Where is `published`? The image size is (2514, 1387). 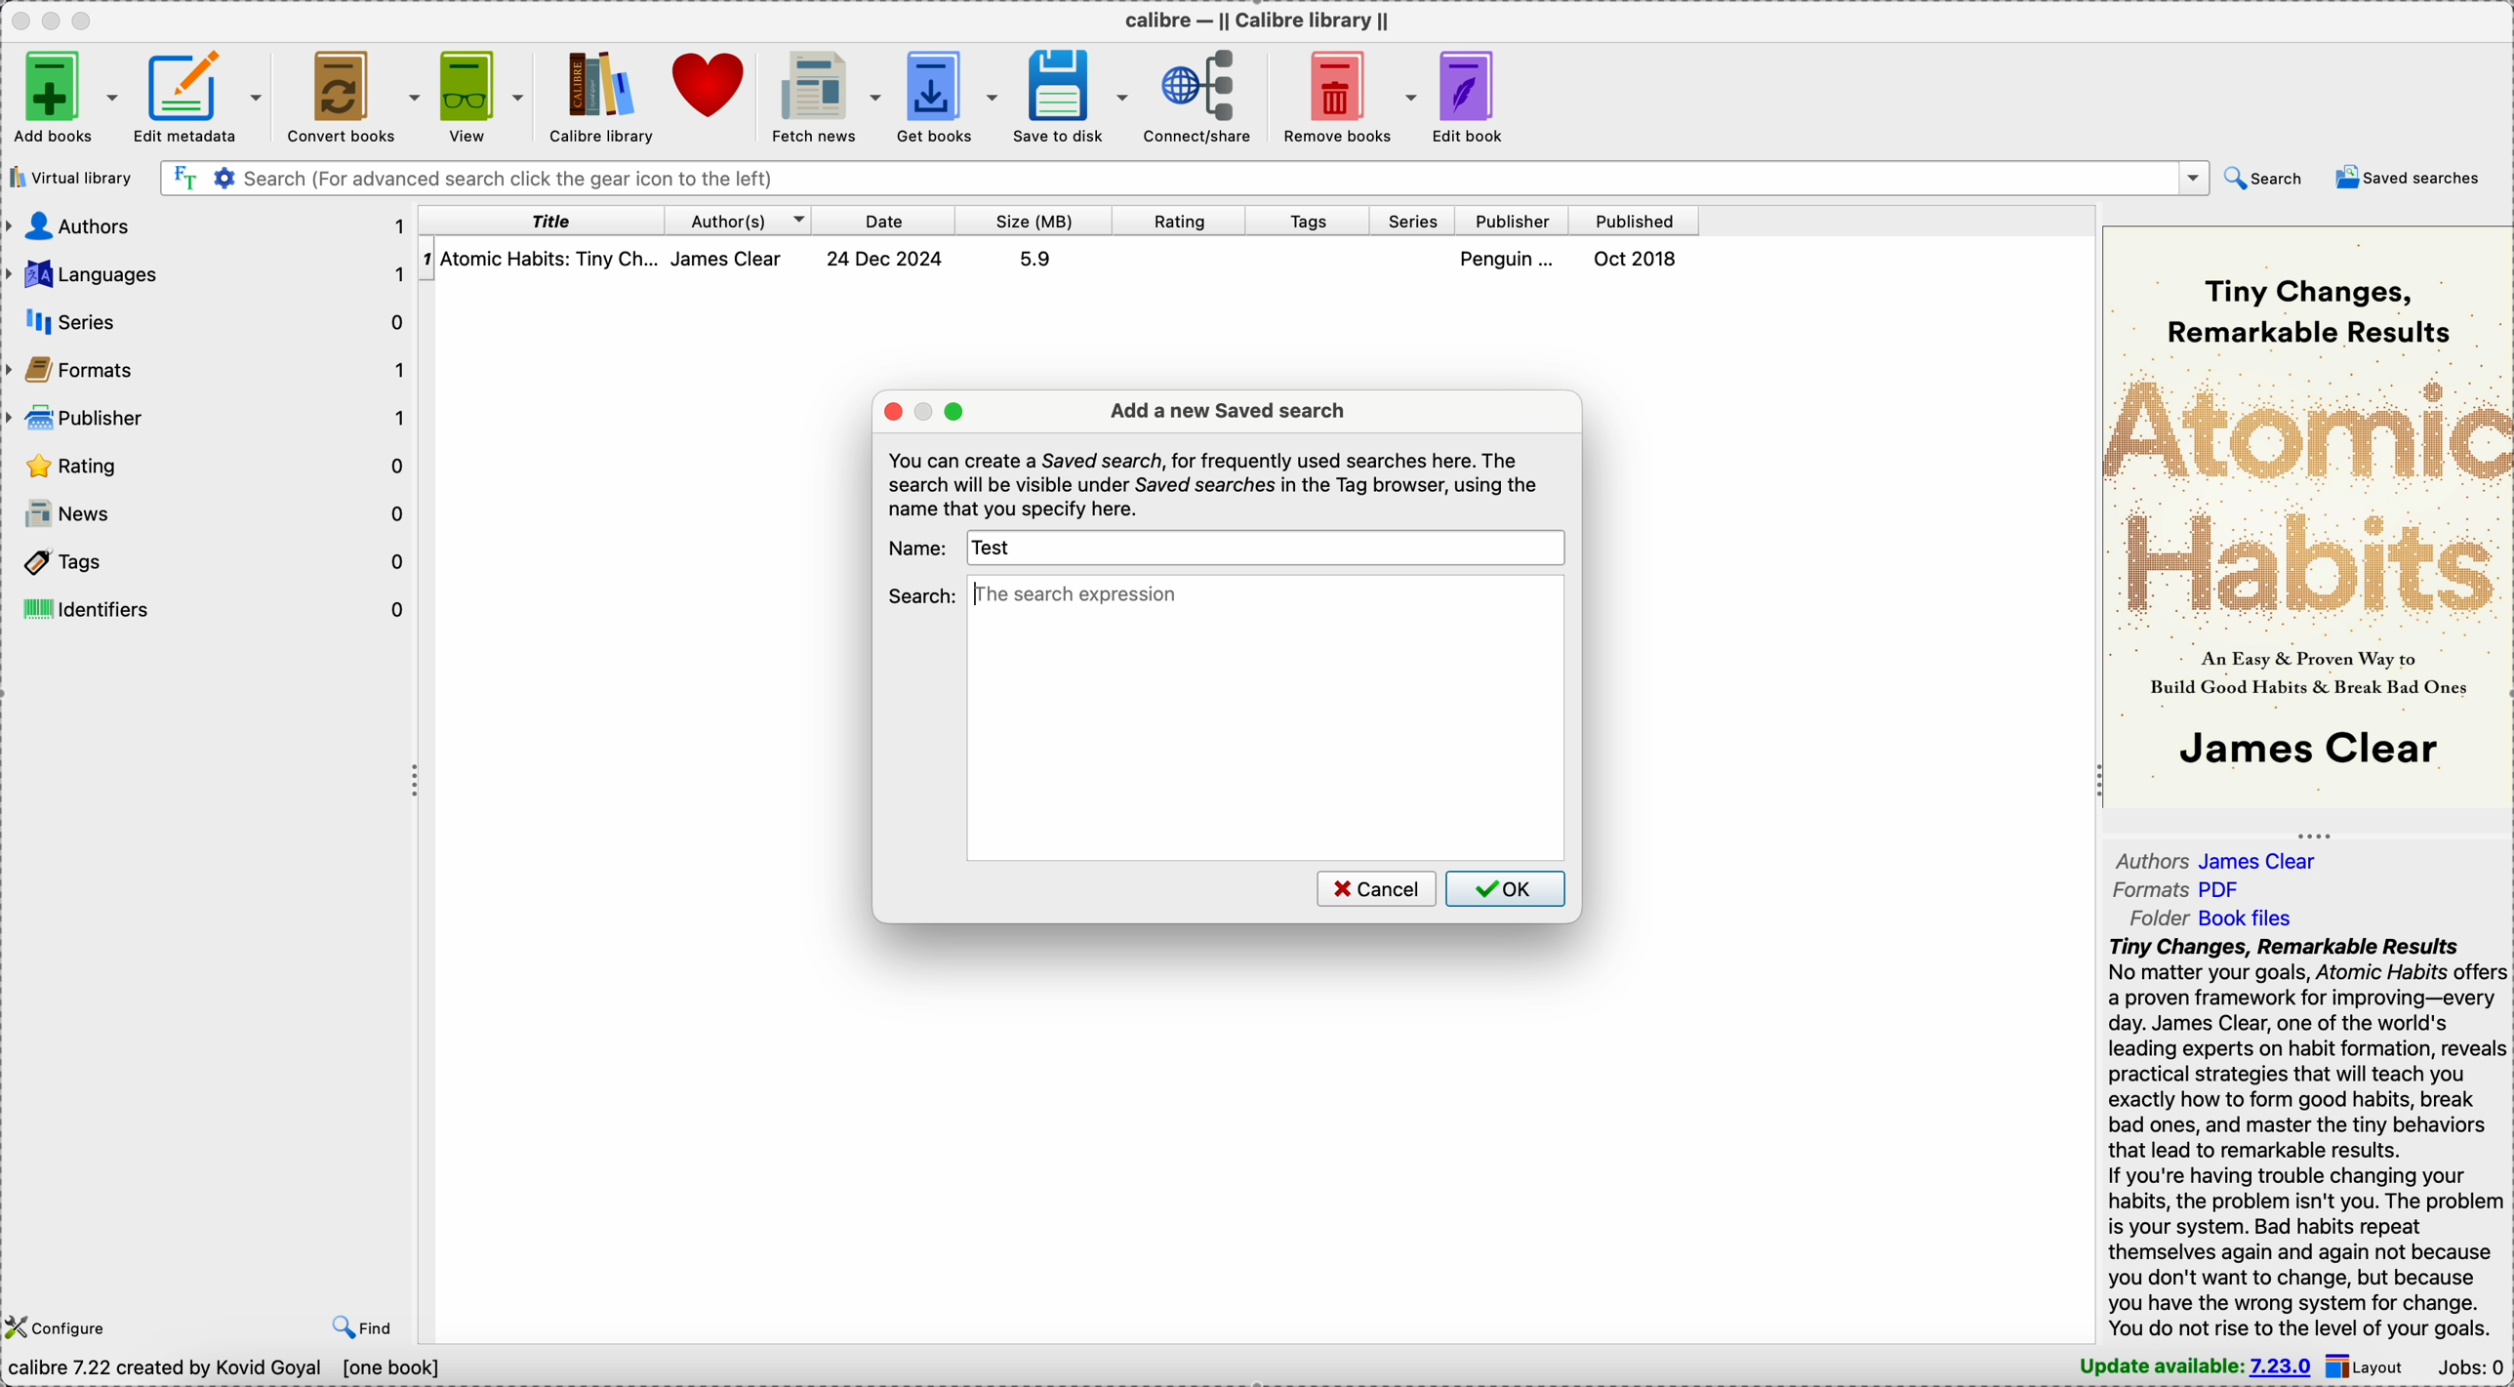 published is located at coordinates (1635, 221).